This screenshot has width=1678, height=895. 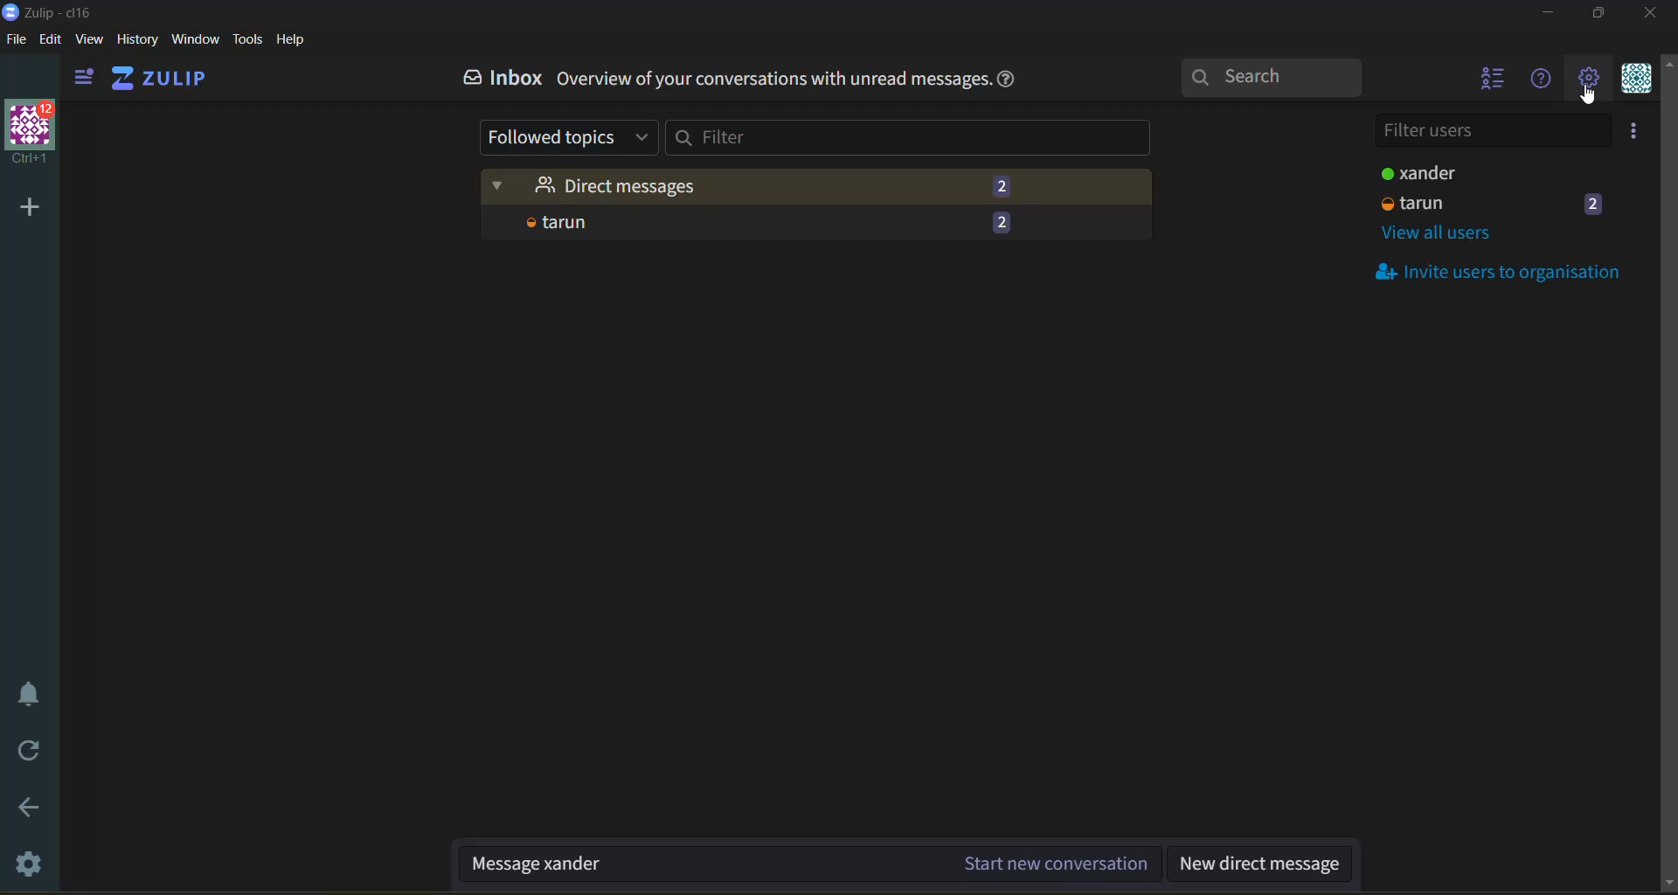 What do you see at coordinates (718, 78) in the screenshot?
I see `Inbox Overview of your conversations with unread message:` at bounding box center [718, 78].